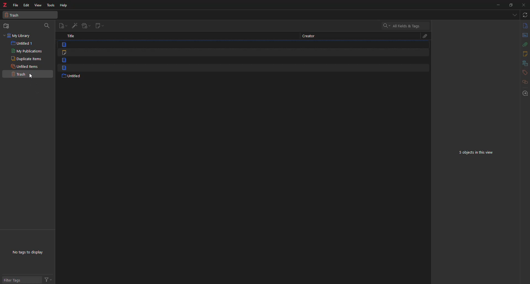 This screenshot has width=530, height=284. I want to click on attach, so click(426, 36).